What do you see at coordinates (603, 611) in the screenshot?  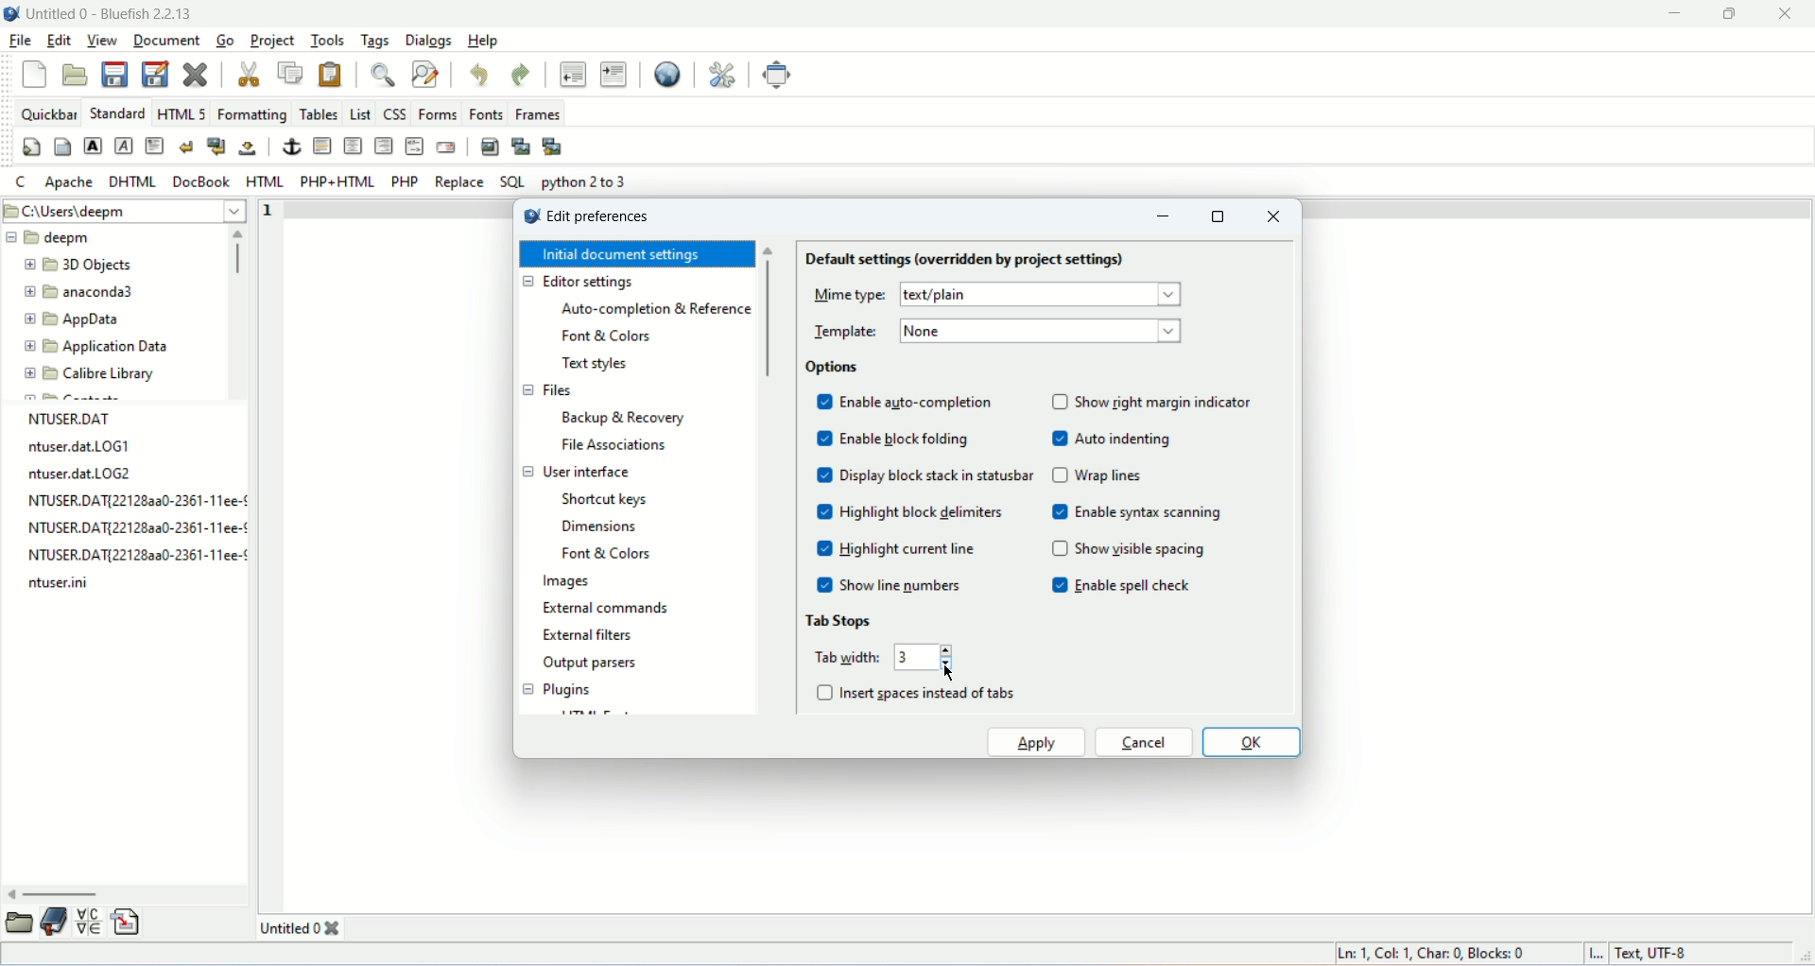 I see `external commands` at bounding box center [603, 611].